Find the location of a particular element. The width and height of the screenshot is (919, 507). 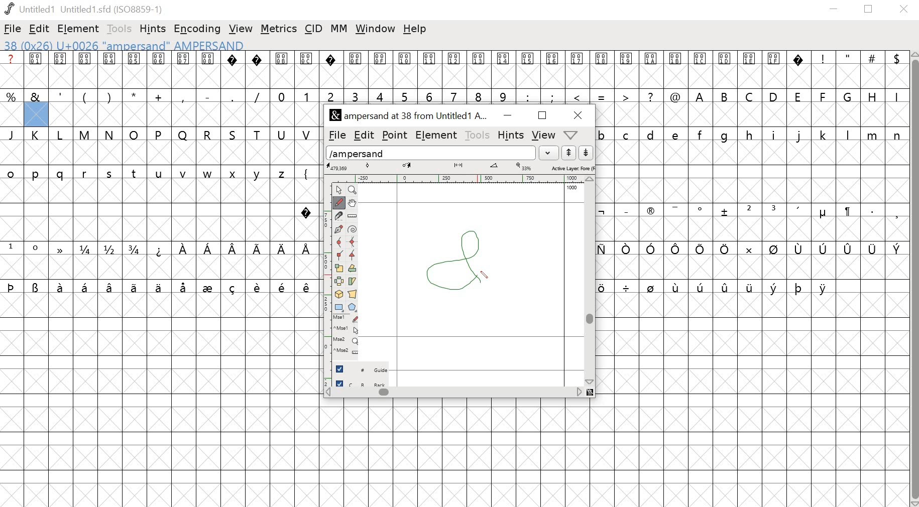

E is located at coordinates (798, 95).